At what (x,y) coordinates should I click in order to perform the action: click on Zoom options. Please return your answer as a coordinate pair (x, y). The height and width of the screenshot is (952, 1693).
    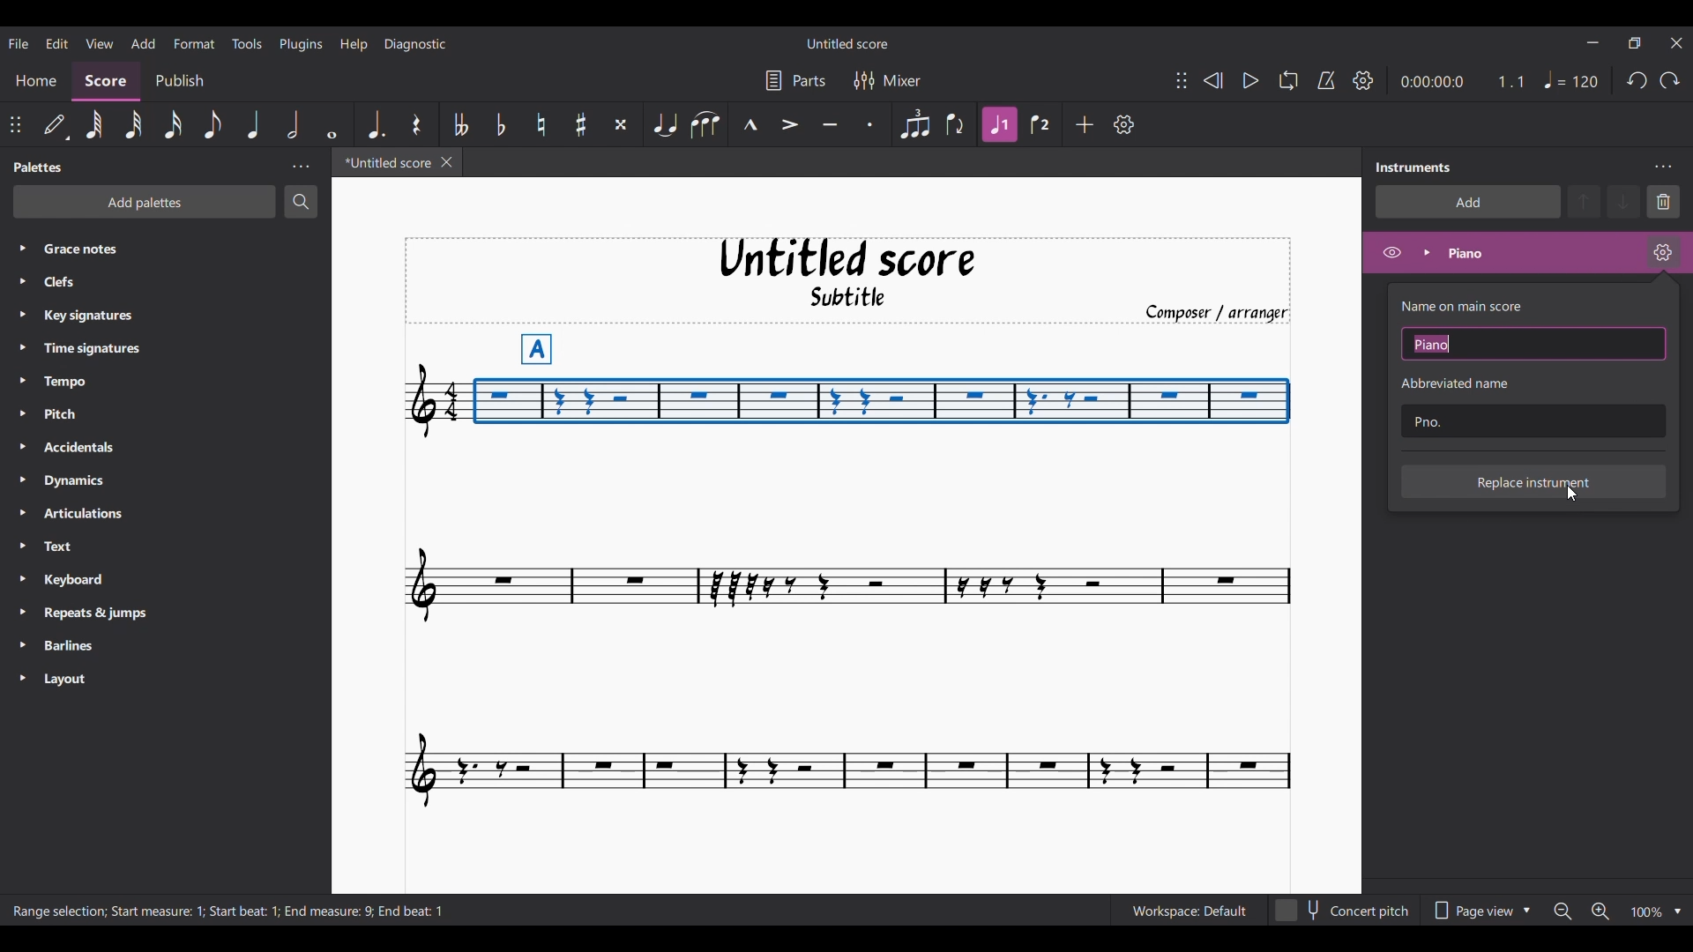
    Looking at the image, I should click on (1677, 911).